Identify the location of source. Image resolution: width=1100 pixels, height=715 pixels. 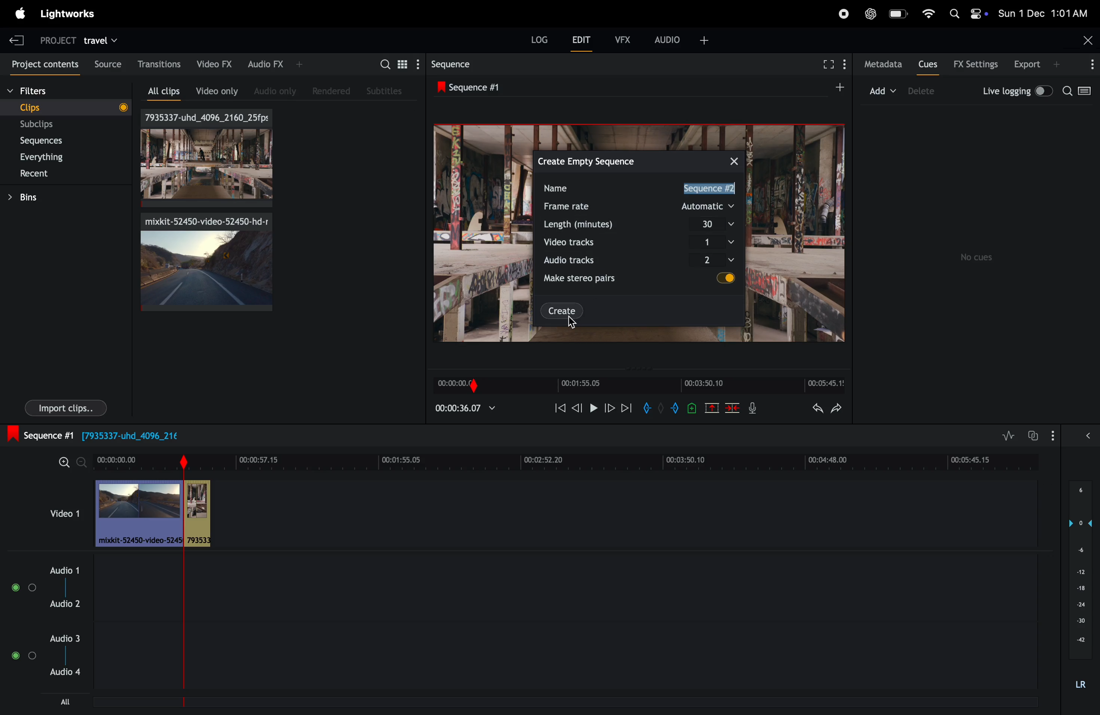
(106, 63).